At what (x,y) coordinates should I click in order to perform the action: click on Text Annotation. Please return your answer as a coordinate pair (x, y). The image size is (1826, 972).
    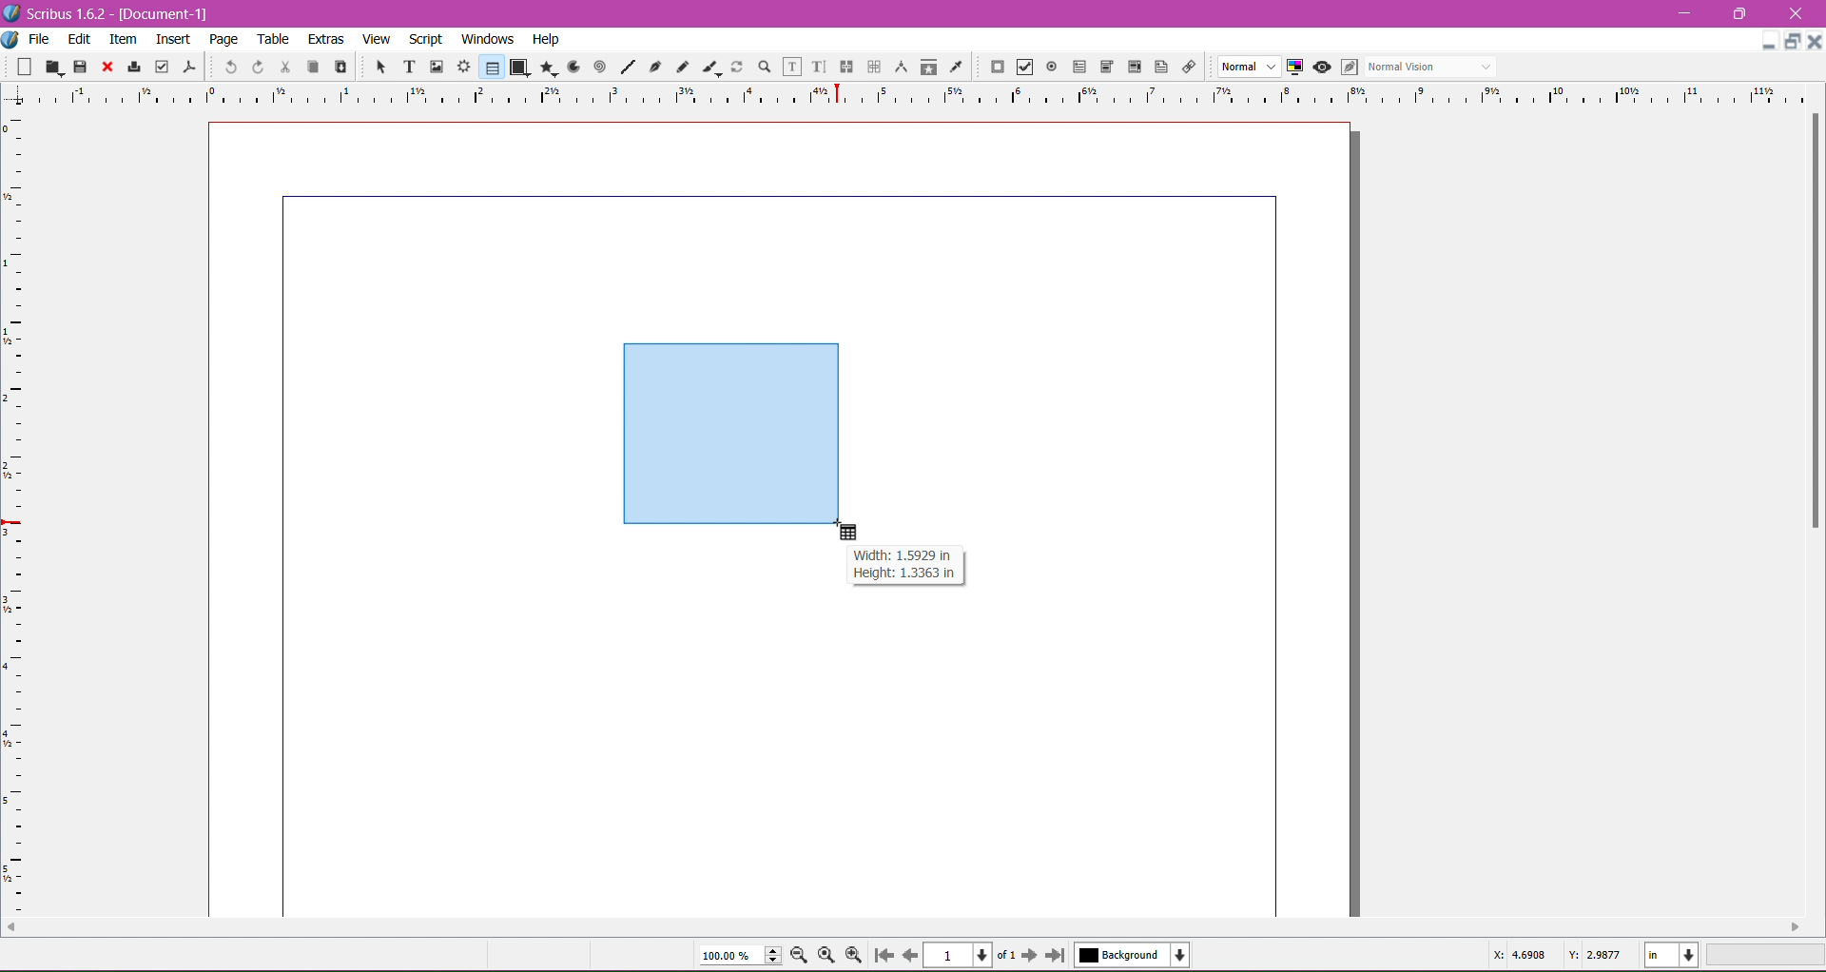
    Looking at the image, I should click on (1158, 64).